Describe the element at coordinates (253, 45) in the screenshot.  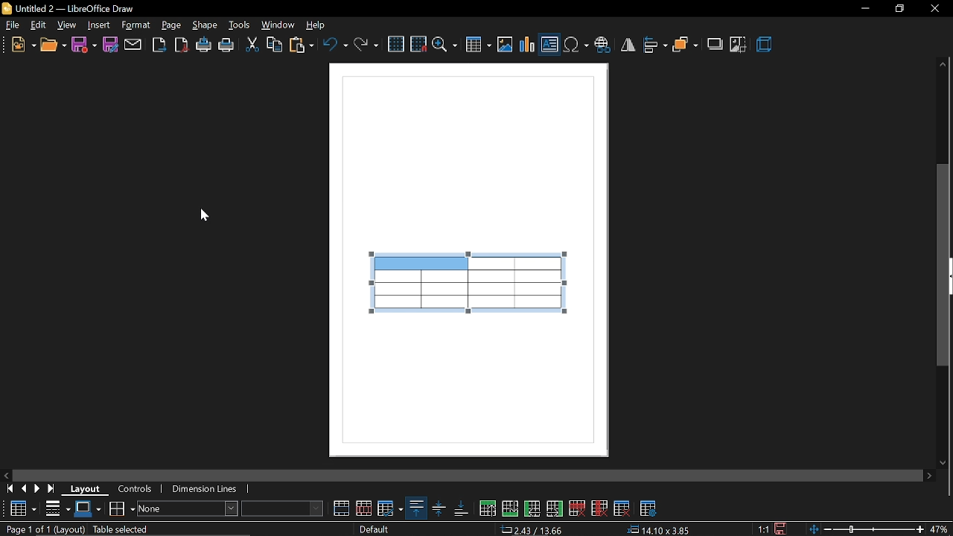
I see `cut ` at that location.